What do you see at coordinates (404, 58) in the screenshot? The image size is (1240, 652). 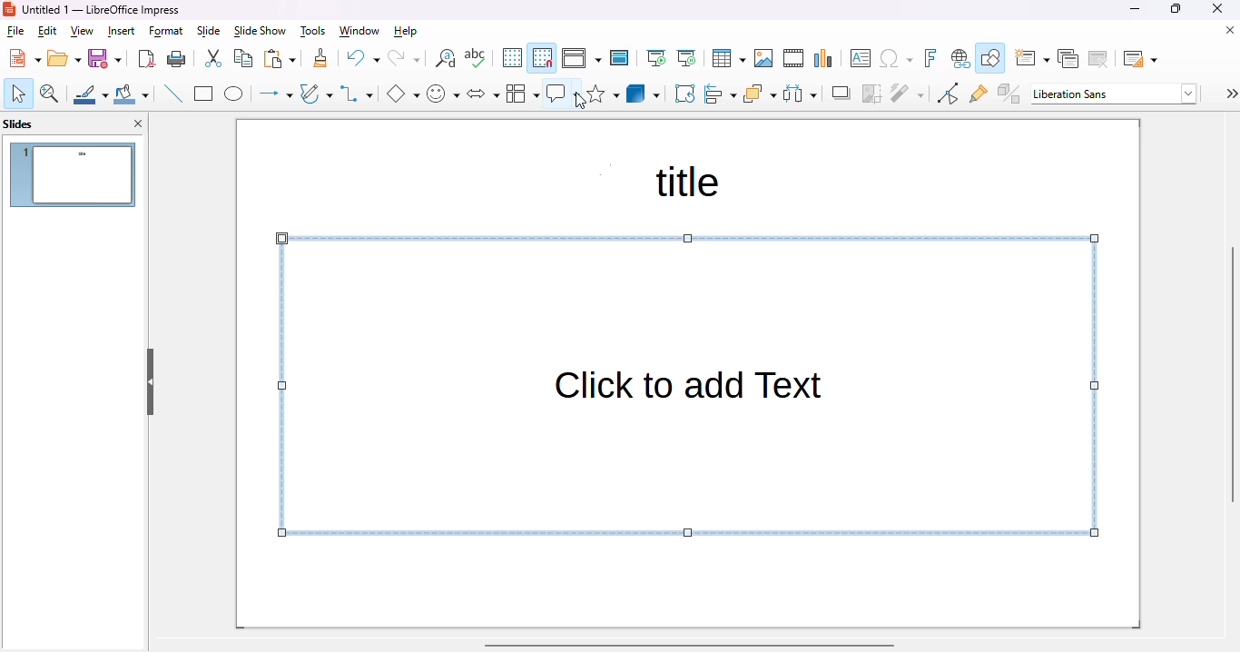 I see `redo` at bounding box center [404, 58].